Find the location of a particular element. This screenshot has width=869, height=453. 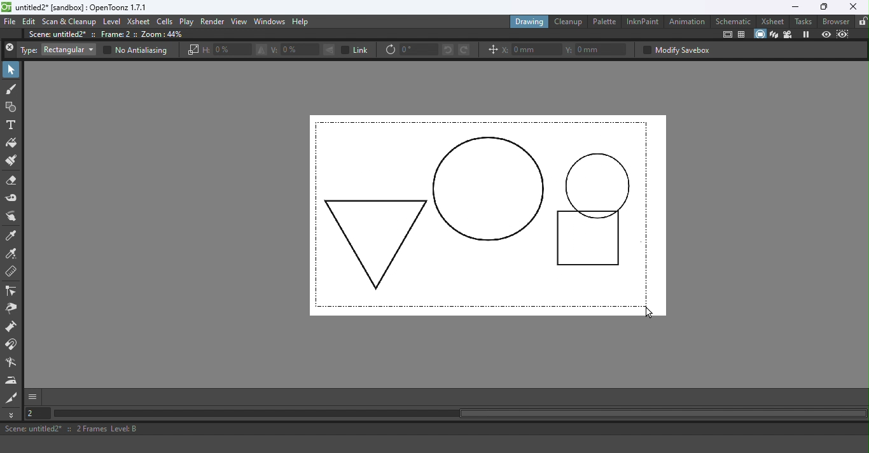

Tape tool is located at coordinates (12, 198).